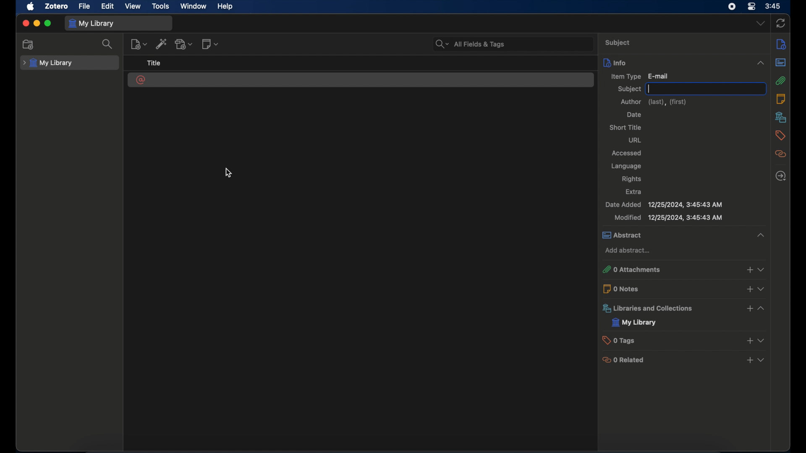 This screenshot has width=806, height=453. I want to click on sync, so click(781, 23).